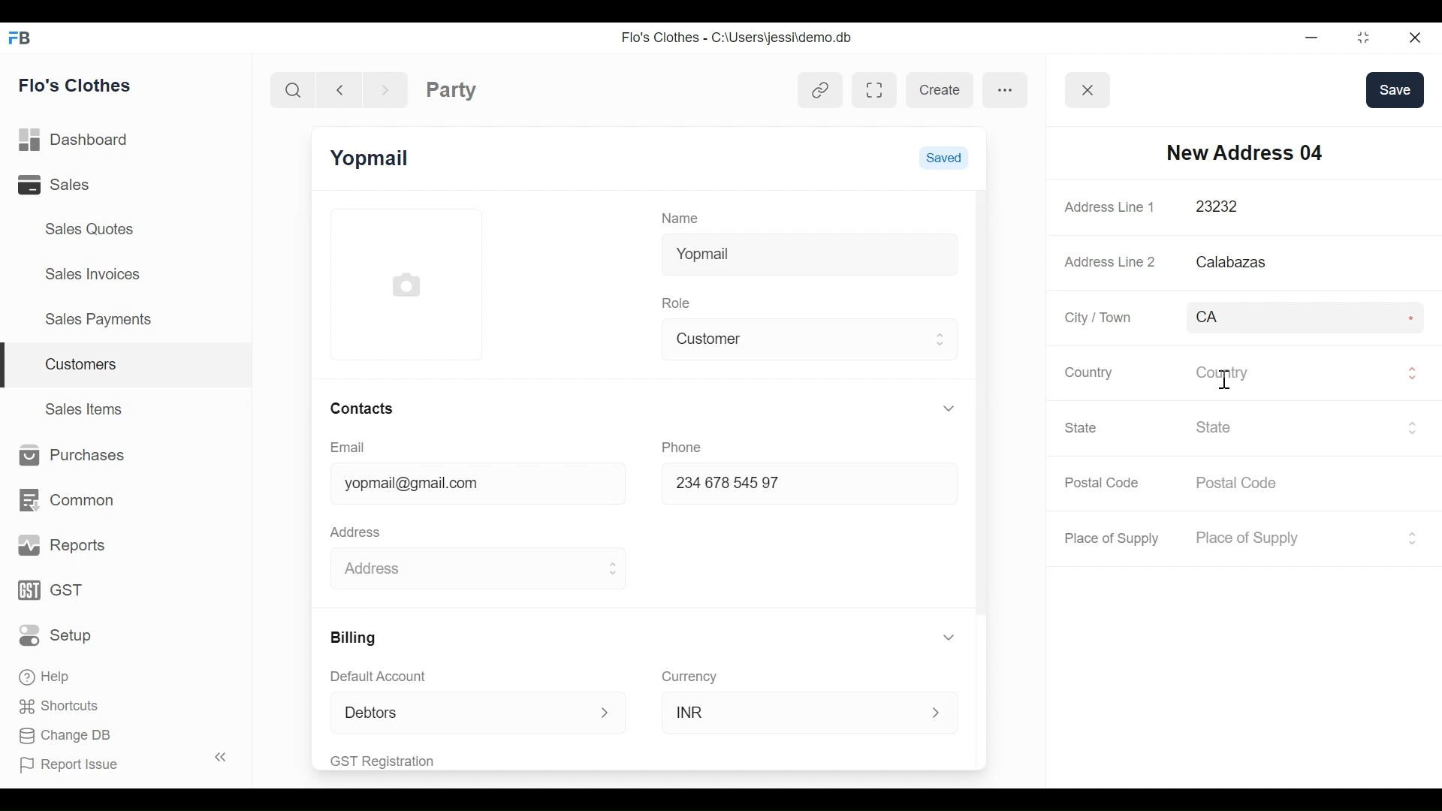 This screenshot has width=1442, height=811. I want to click on Default Account, so click(388, 676).